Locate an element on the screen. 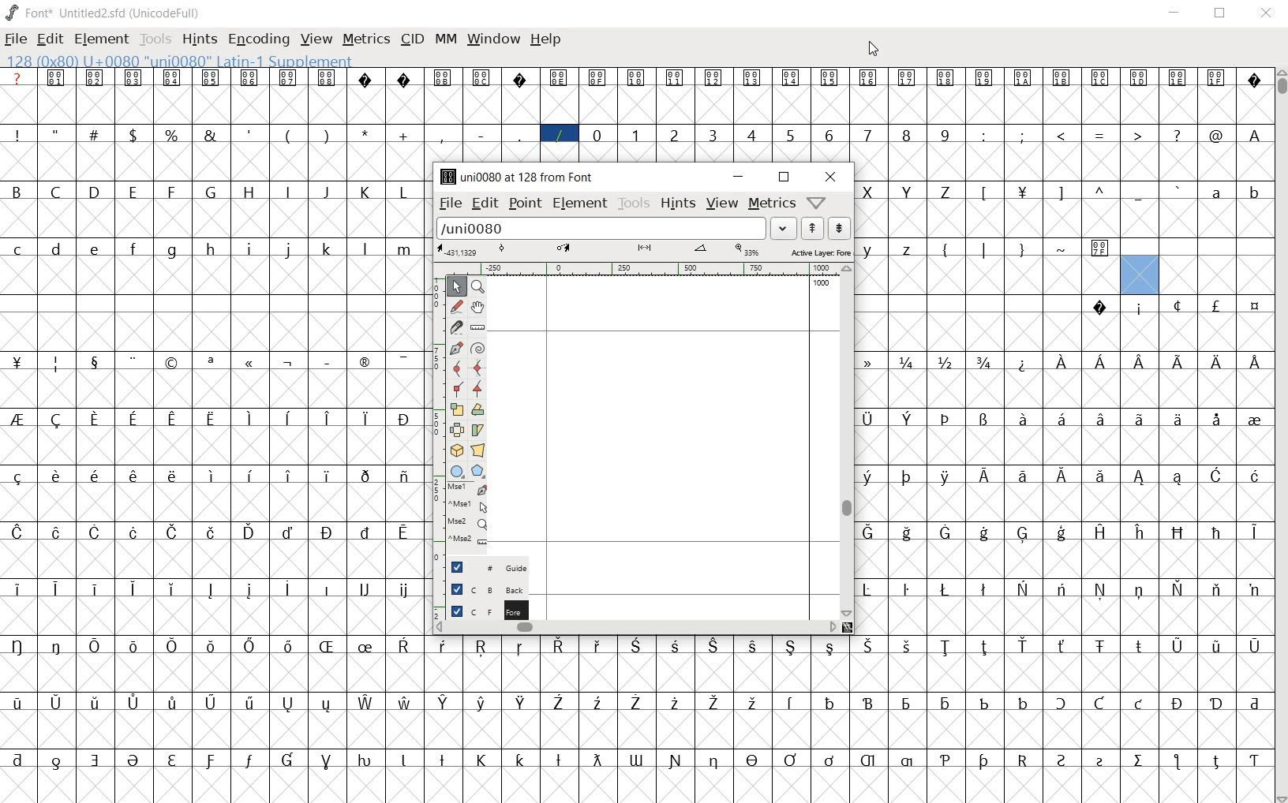  glyph is located at coordinates (714, 762).